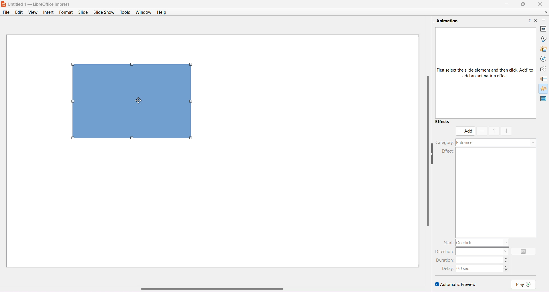 This screenshot has height=292, width=549. What do you see at coordinates (450, 20) in the screenshot?
I see `Animation` at bounding box center [450, 20].